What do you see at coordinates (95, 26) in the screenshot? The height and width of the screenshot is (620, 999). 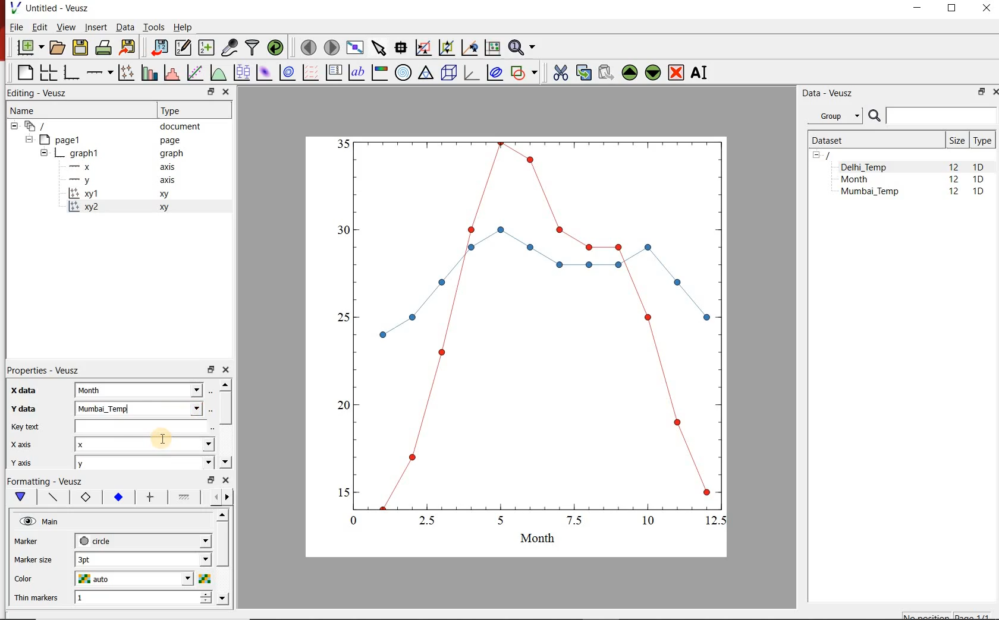 I see `Insert` at bounding box center [95, 26].